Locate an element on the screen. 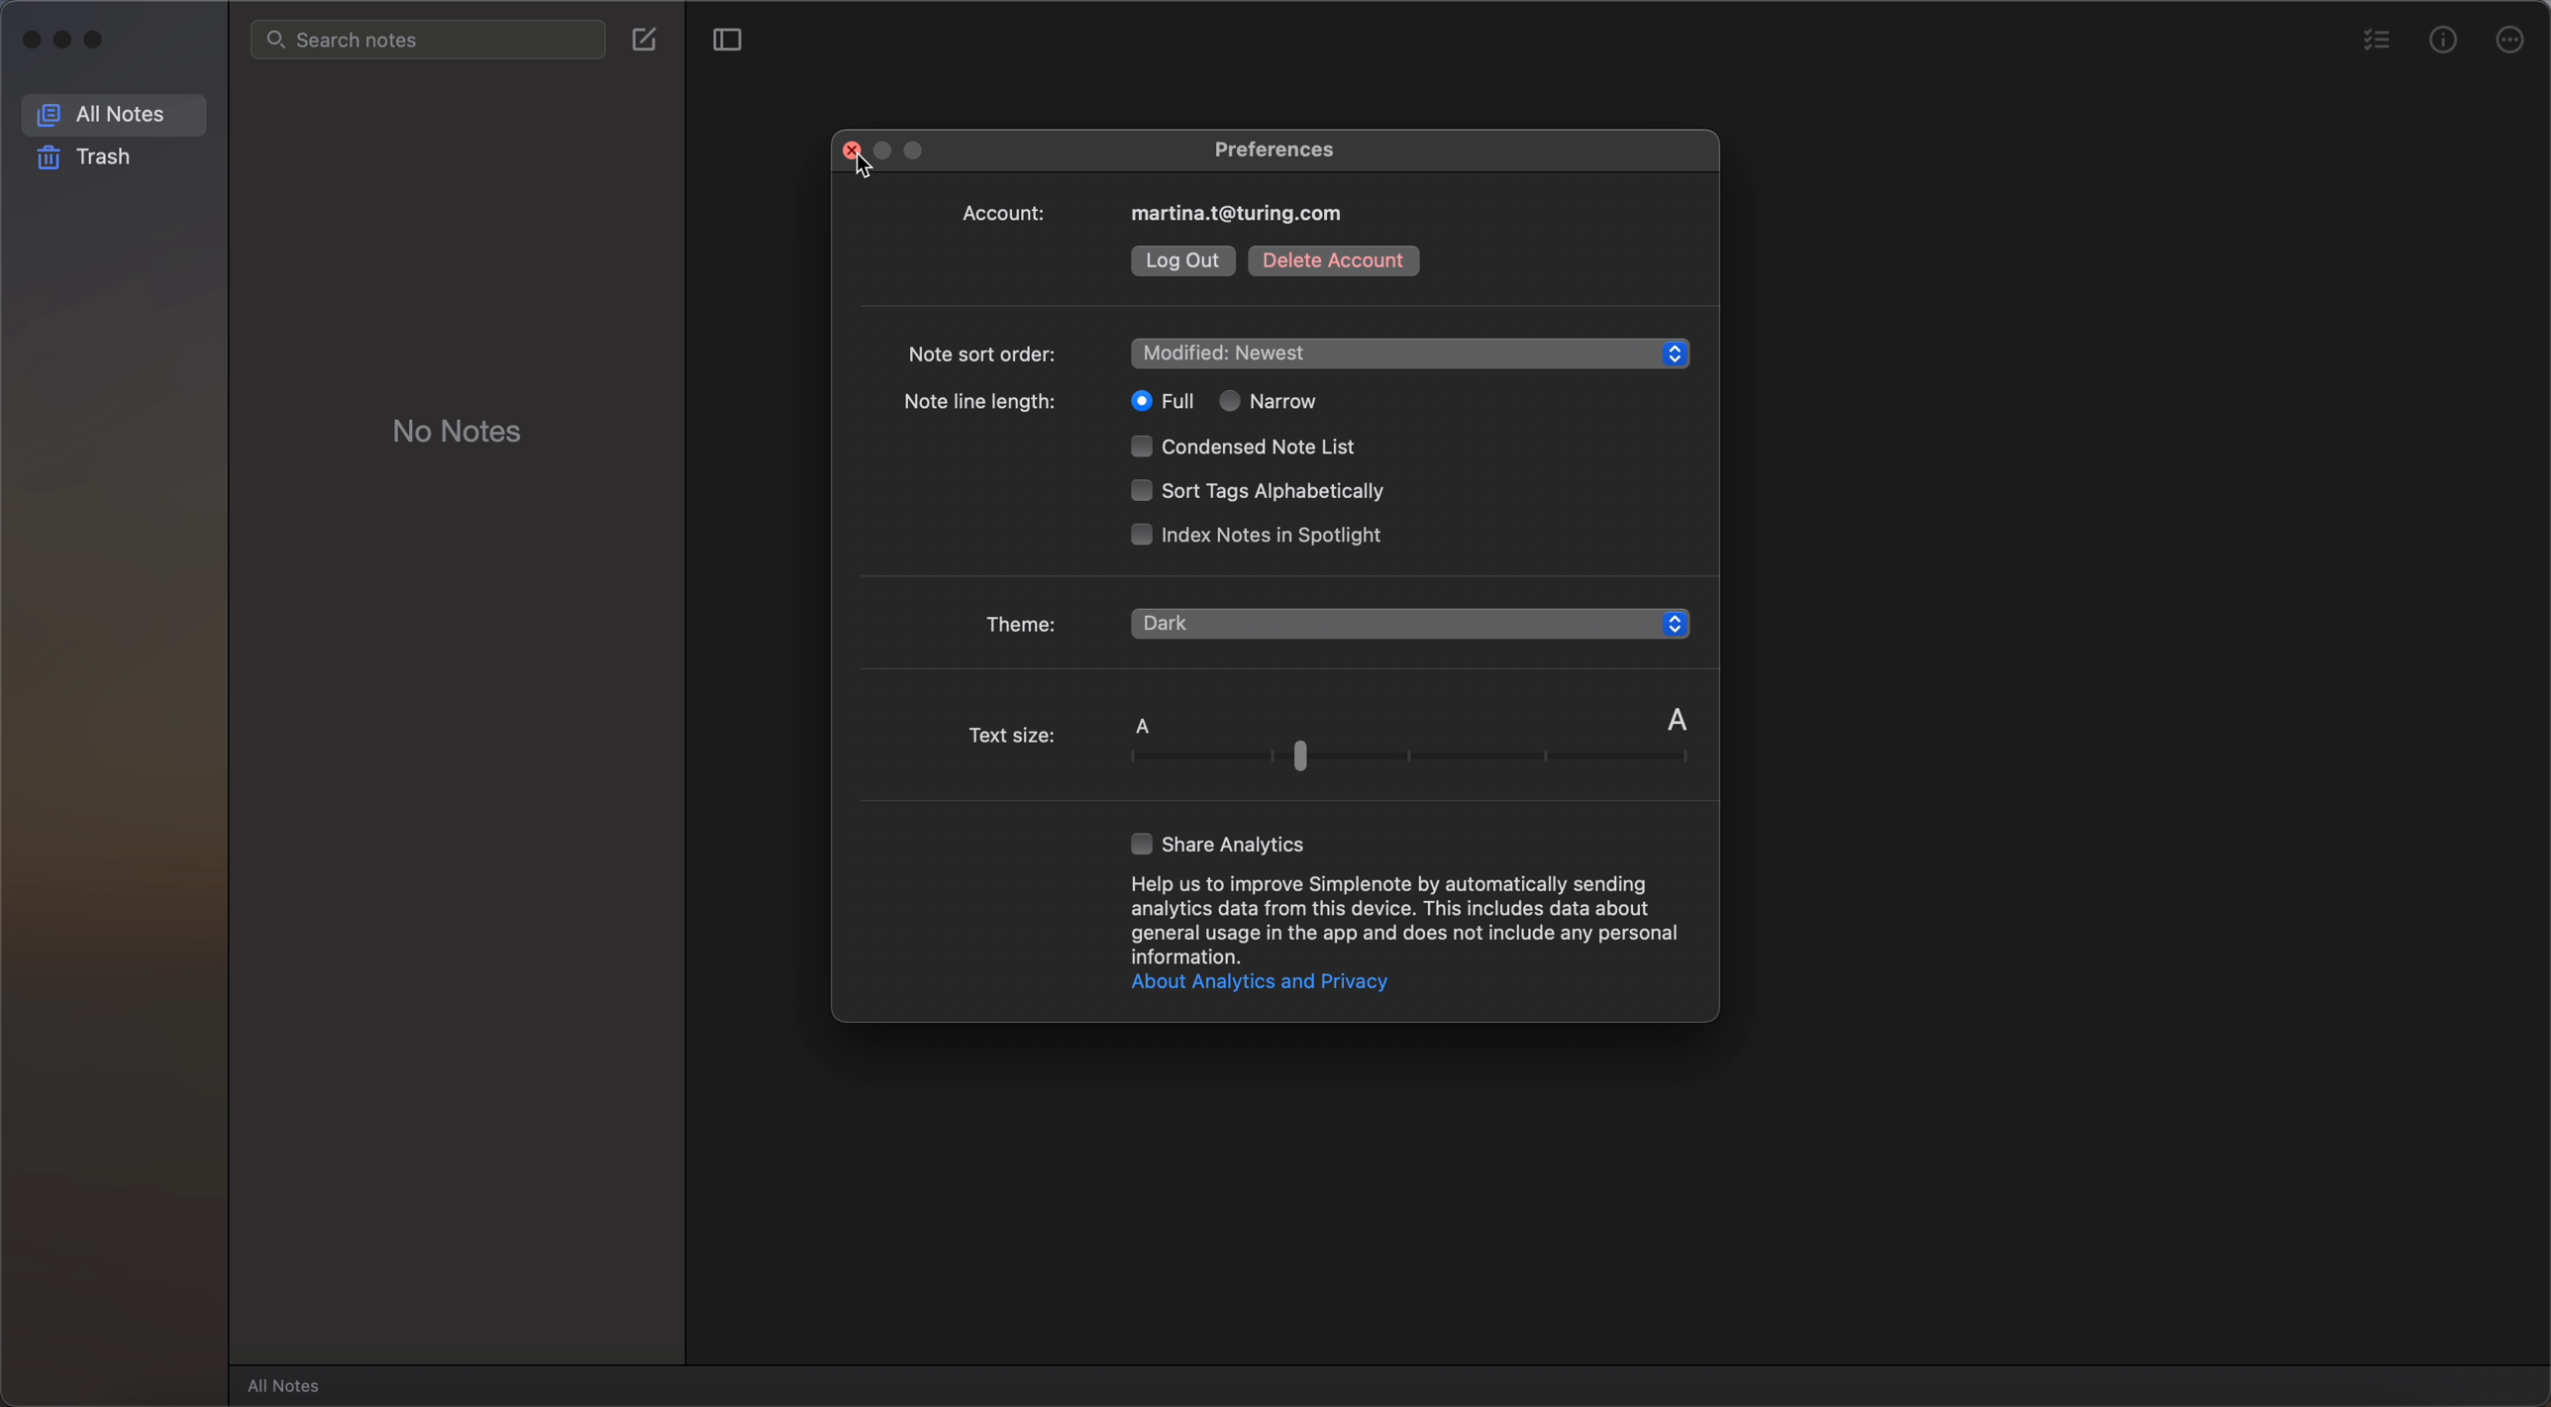 Image resolution: width=2551 pixels, height=1407 pixels. preferences is located at coordinates (1275, 147).